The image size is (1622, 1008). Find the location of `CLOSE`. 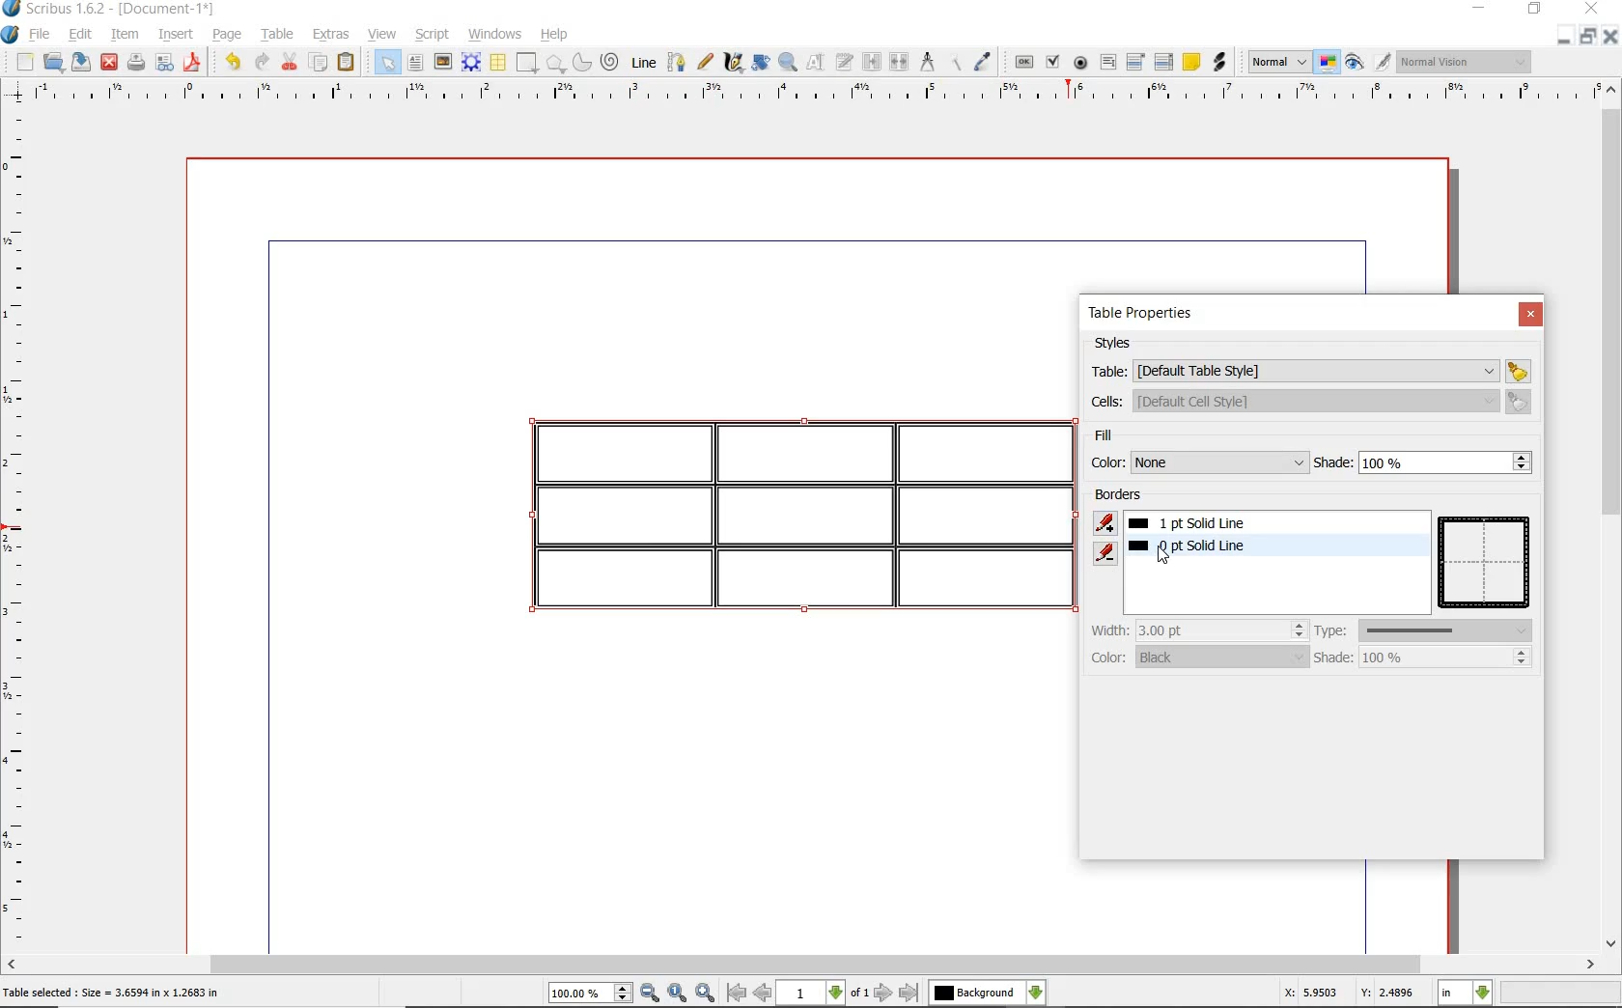

CLOSE is located at coordinates (1592, 9).